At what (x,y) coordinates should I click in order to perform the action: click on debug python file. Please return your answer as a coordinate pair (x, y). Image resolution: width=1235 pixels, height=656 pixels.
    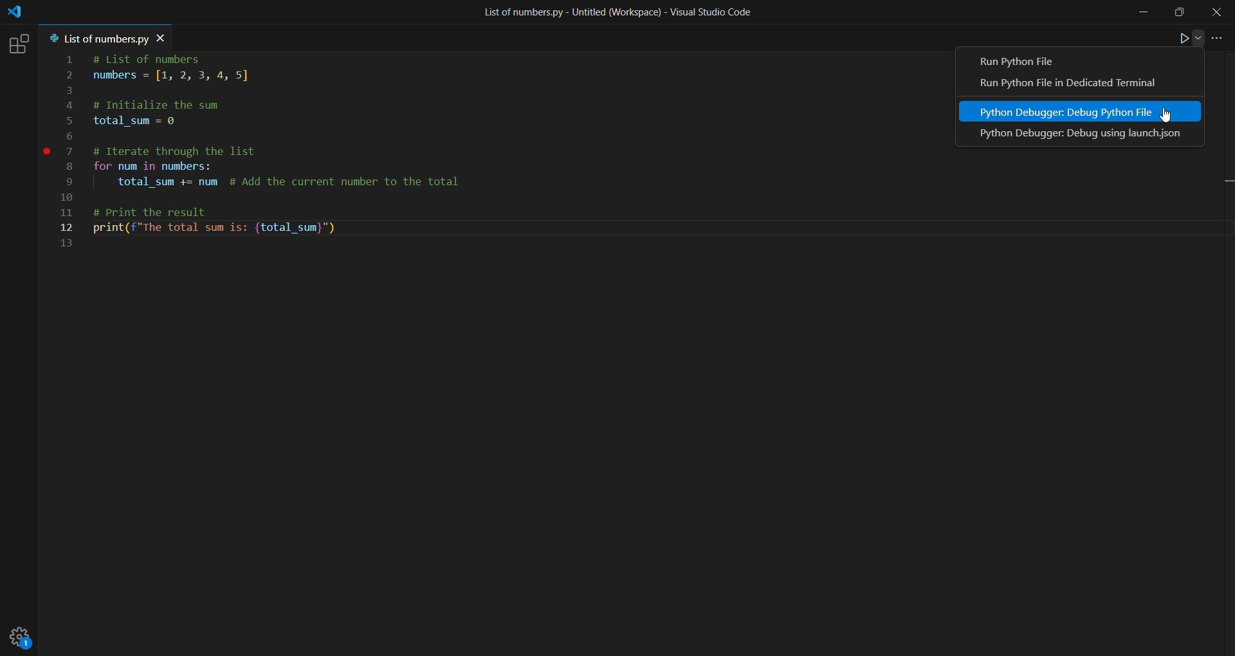
    Looking at the image, I should click on (1069, 113).